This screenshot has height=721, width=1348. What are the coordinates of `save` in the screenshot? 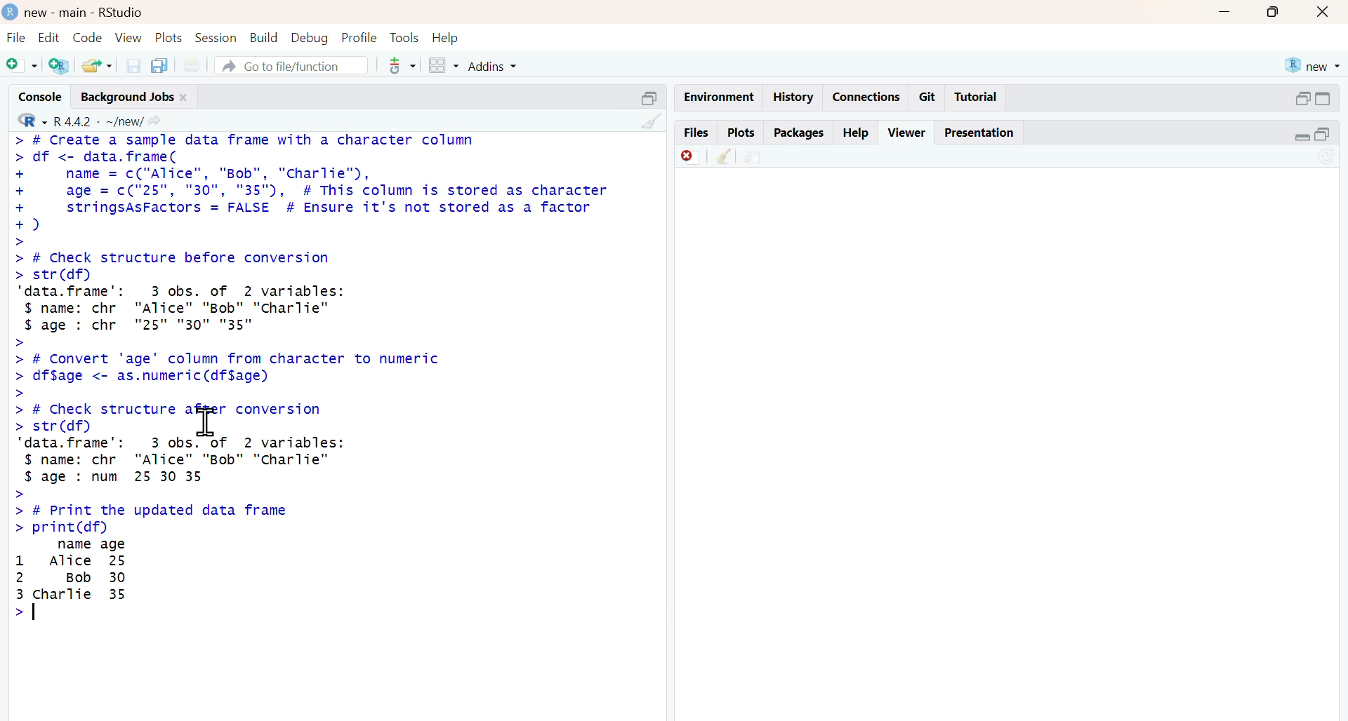 It's located at (133, 66).